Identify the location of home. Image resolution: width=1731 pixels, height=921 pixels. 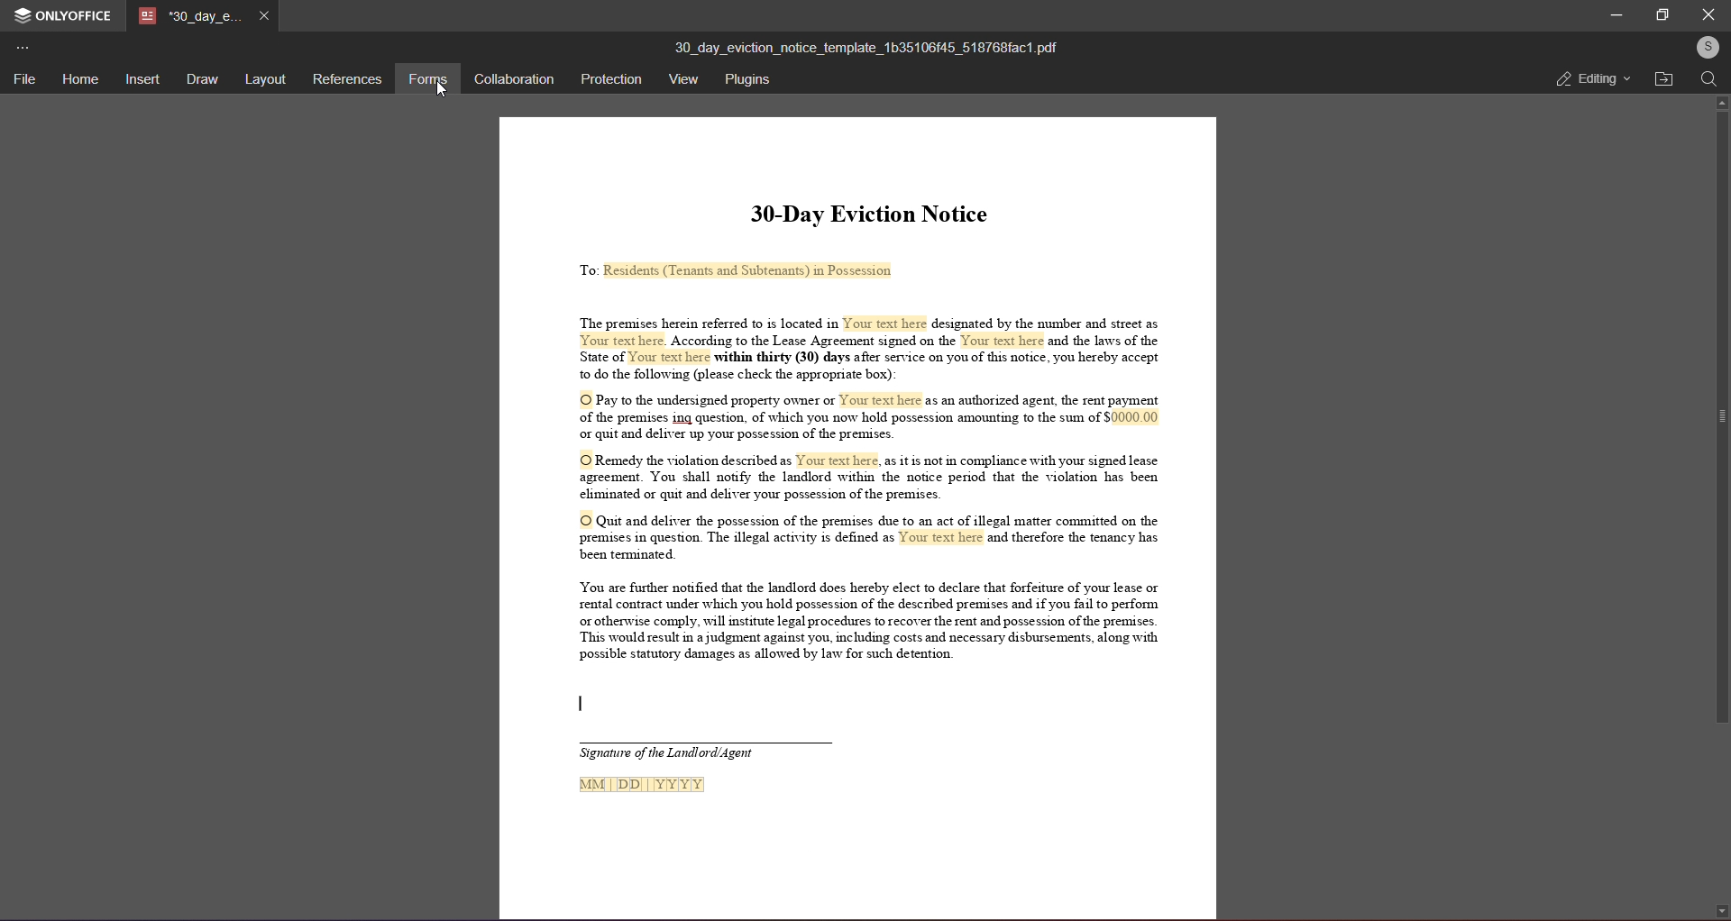
(79, 78).